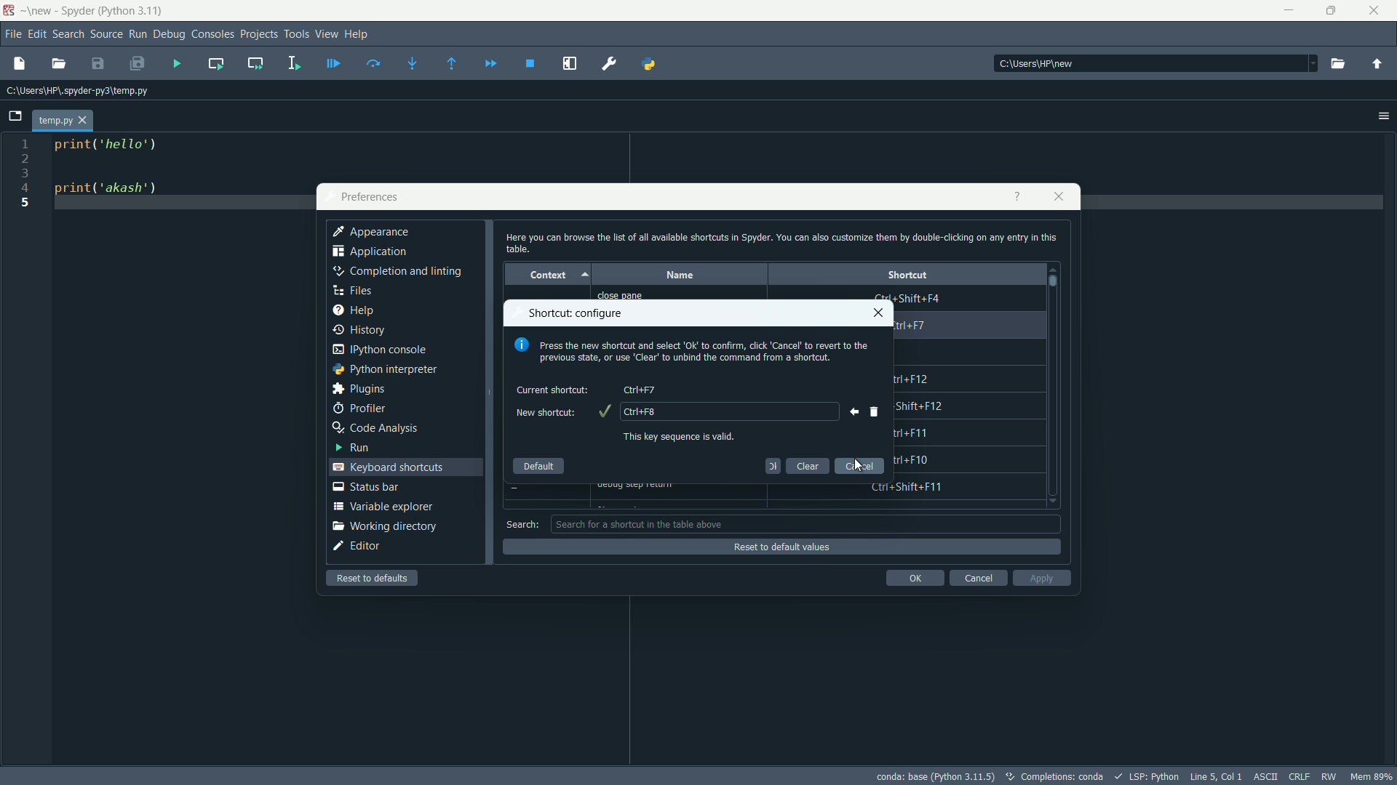 The image size is (1397, 785). What do you see at coordinates (610, 64) in the screenshot?
I see `preferences` at bounding box center [610, 64].